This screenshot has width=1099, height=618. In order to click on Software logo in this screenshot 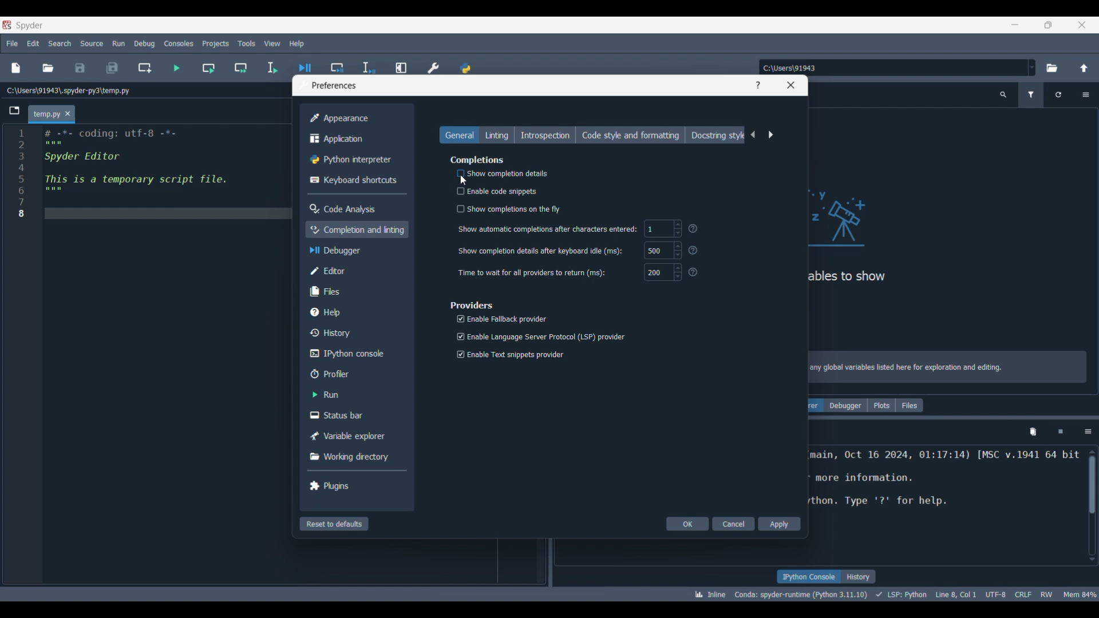, I will do `click(7, 25)`.